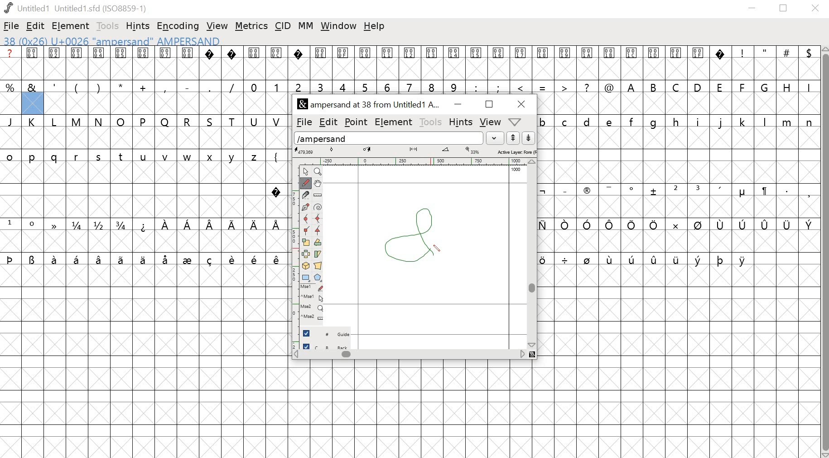 The height and width of the screenshot is (458, 829). Describe the element at coordinates (254, 63) in the screenshot. I see `000B` at that location.